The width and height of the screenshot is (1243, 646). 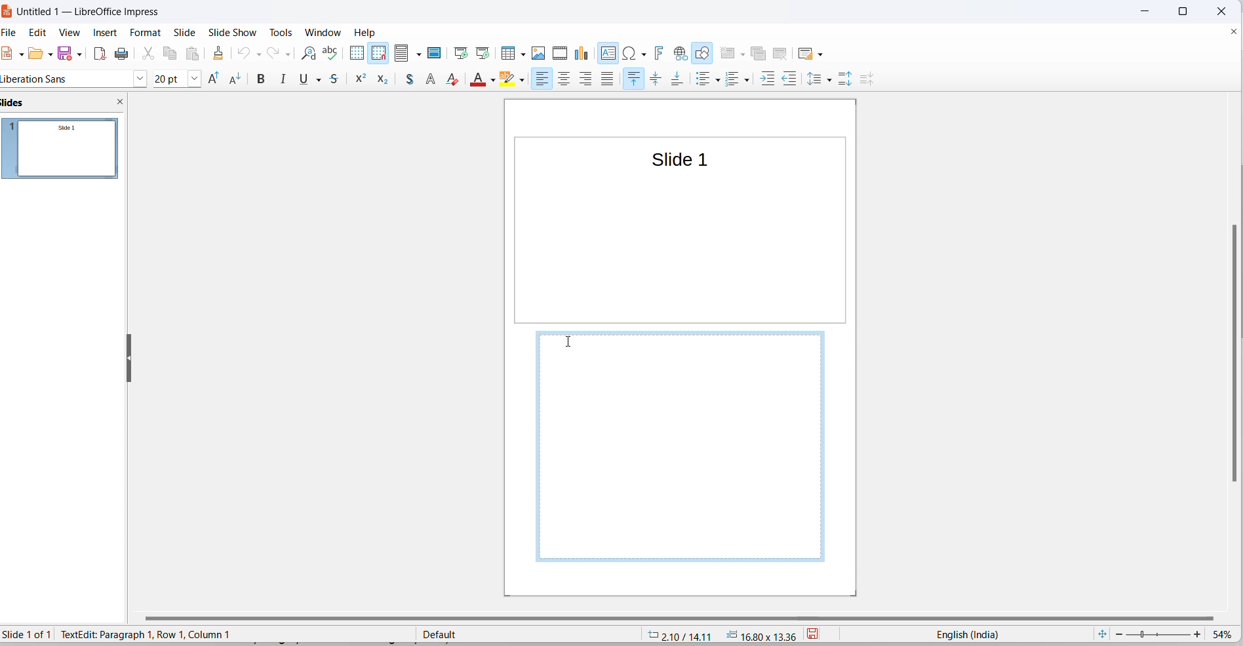 I want to click on align options, so click(x=523, y=81).